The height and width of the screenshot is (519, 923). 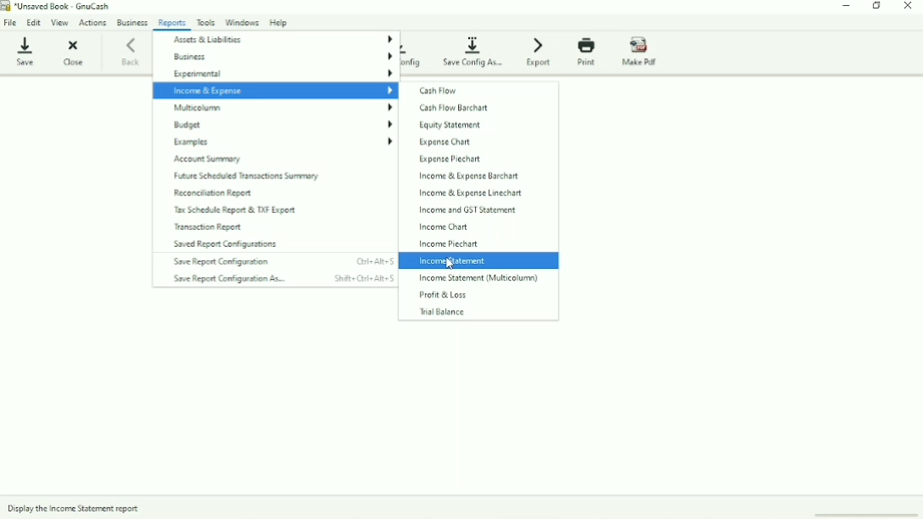 I want to click on Close, so click(x=908, y=7).